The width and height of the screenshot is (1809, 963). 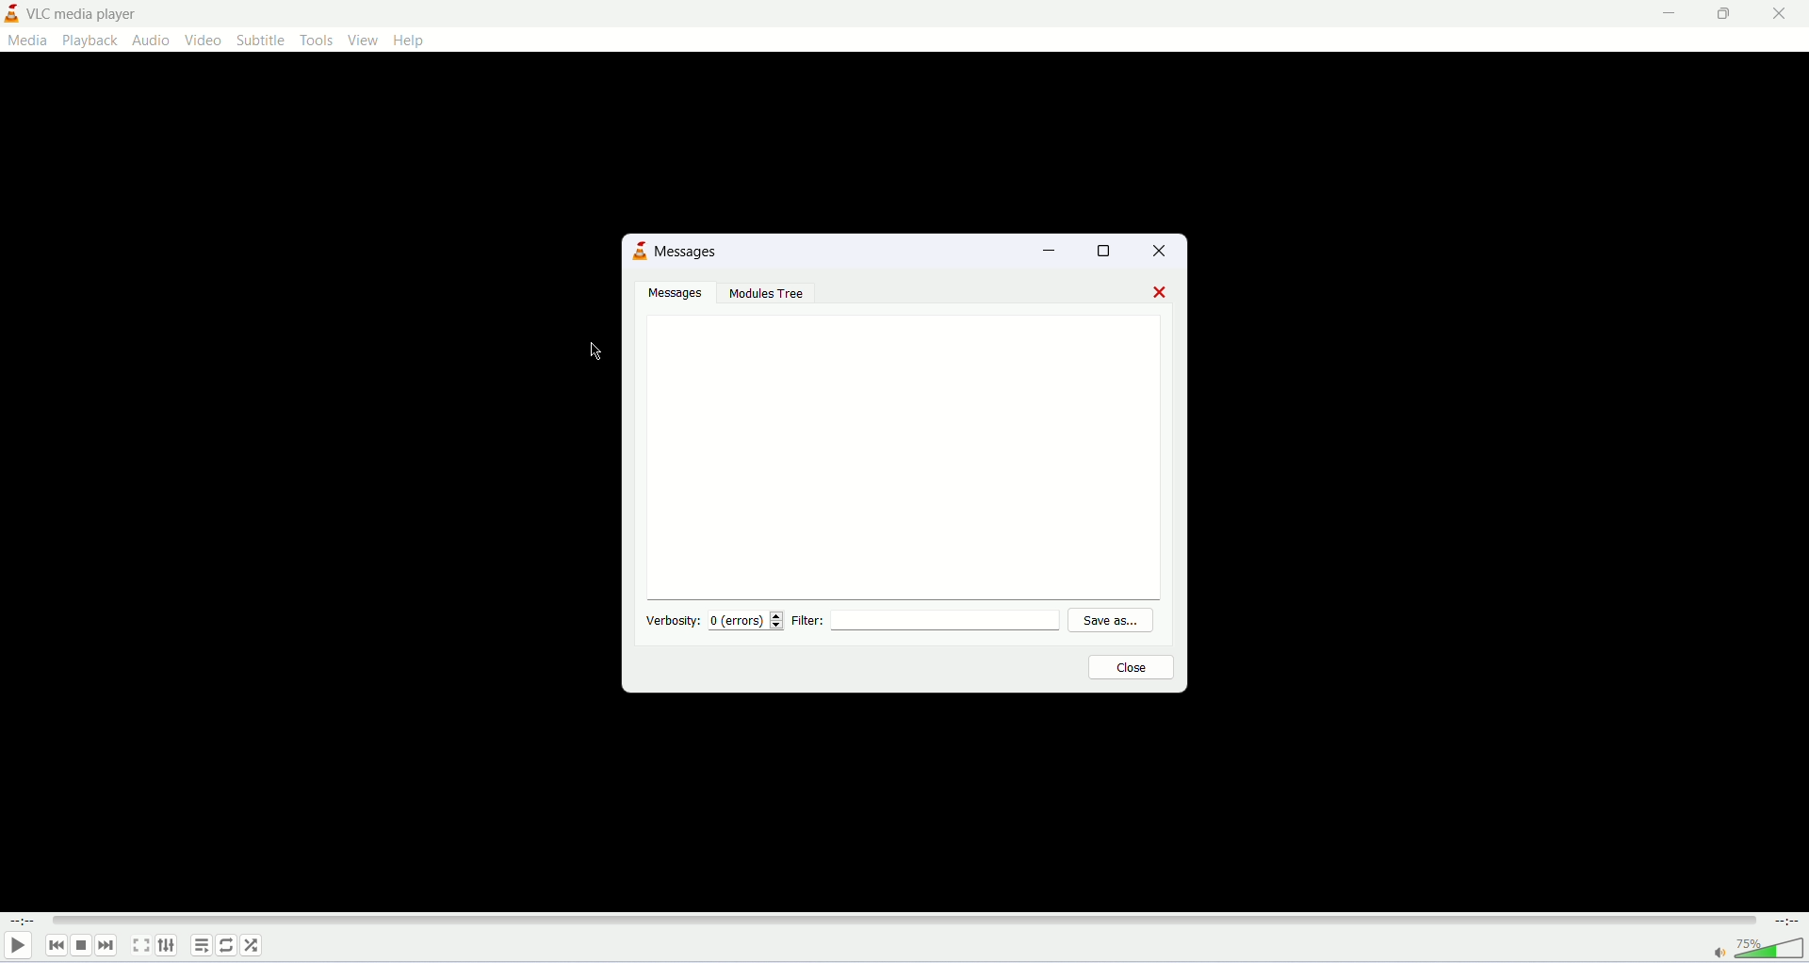 I want to click on mouse cursor, so click(x=593, y=351).